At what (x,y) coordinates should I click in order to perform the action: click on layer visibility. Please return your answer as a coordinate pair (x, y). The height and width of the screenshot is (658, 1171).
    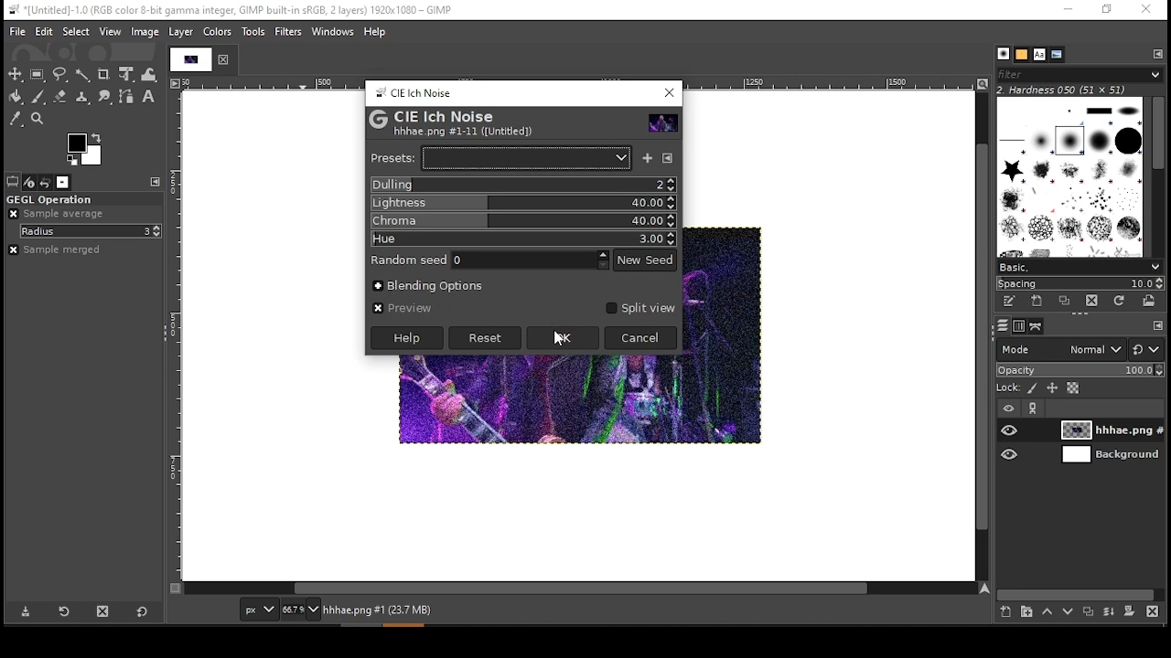
    Looking at the image, I should click on (1009, 408).